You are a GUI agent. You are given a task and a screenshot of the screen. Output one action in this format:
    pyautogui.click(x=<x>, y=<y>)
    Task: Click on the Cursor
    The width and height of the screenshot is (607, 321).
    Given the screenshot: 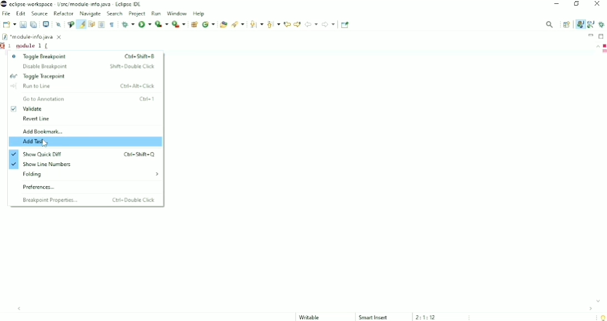 What is the action you would take?
    pyautogui.click(x=47, y=143)
    